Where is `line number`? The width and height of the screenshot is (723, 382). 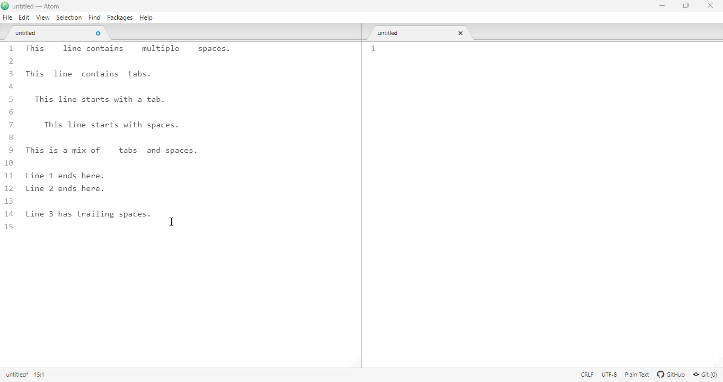
line number is located at coordinates (374, 49).